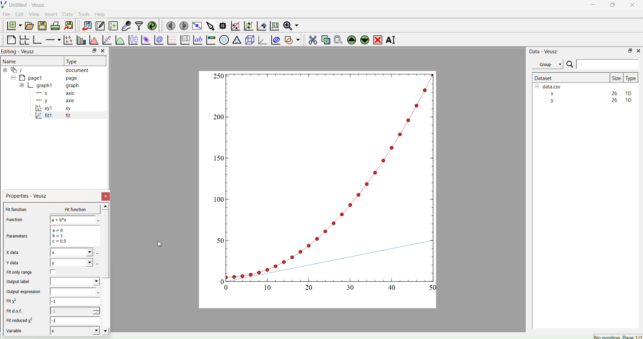 This screenshot has height=339, width=643. Describe the element at coordinates (133, 40) in the screenshot. I see `Plot box plots` at that location.